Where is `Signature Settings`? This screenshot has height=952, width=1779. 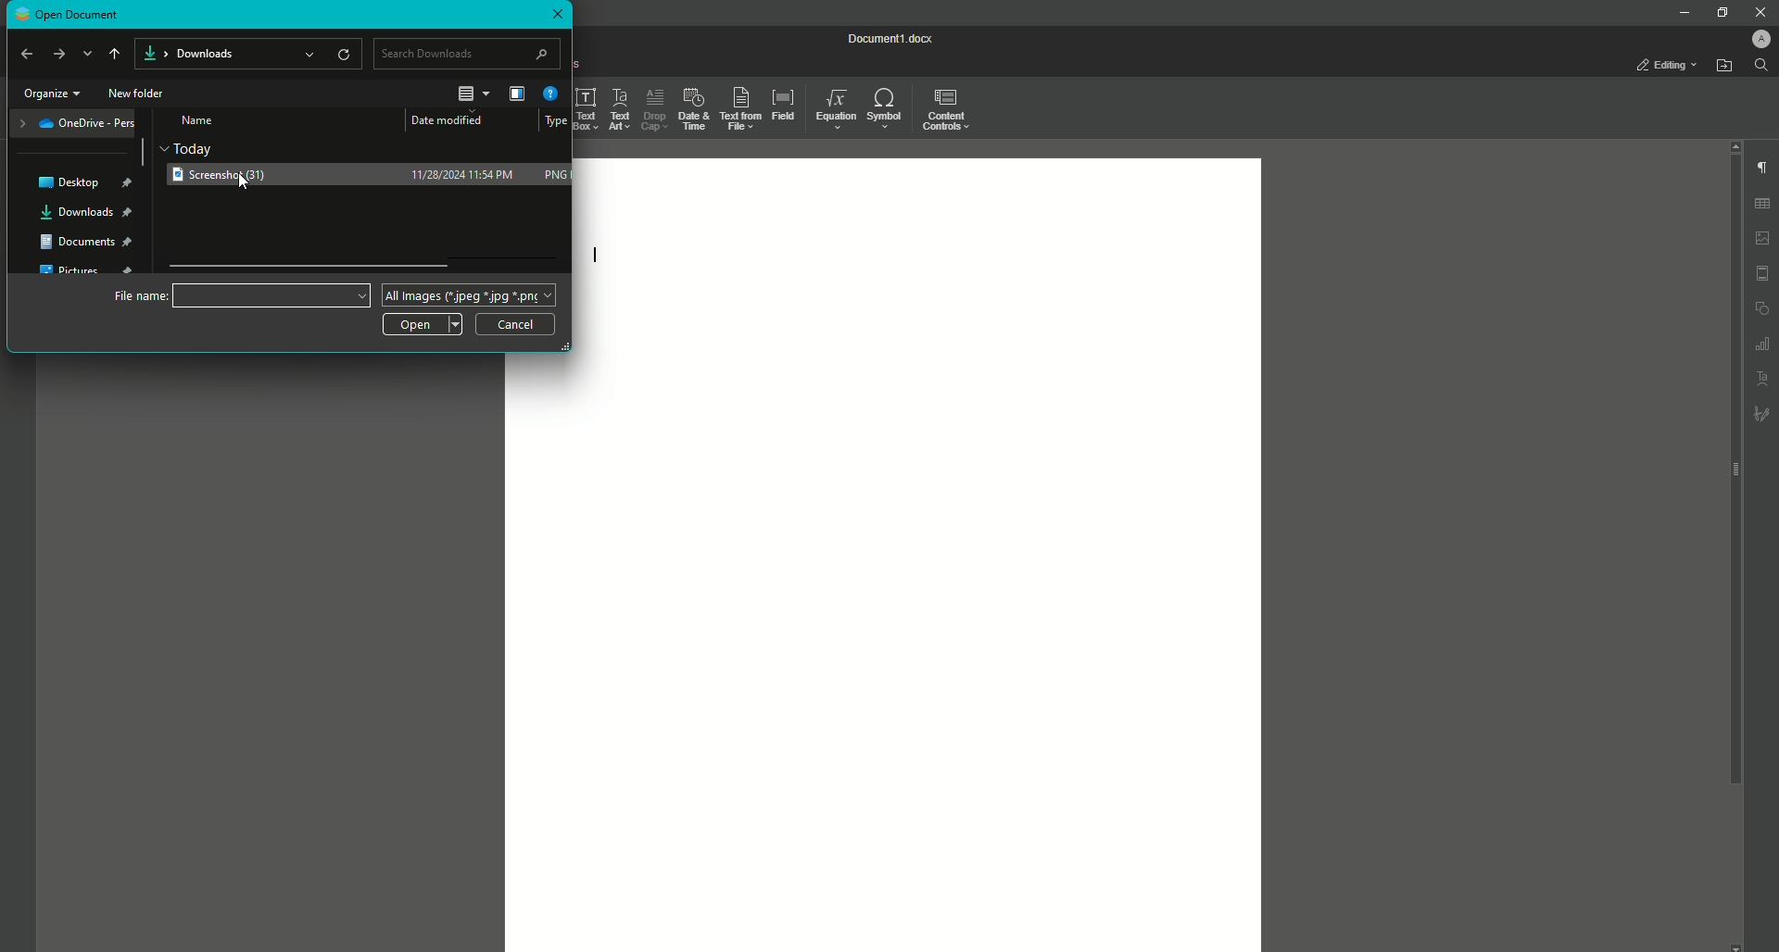 Signature Settings is located at coordinates (1762, 413).